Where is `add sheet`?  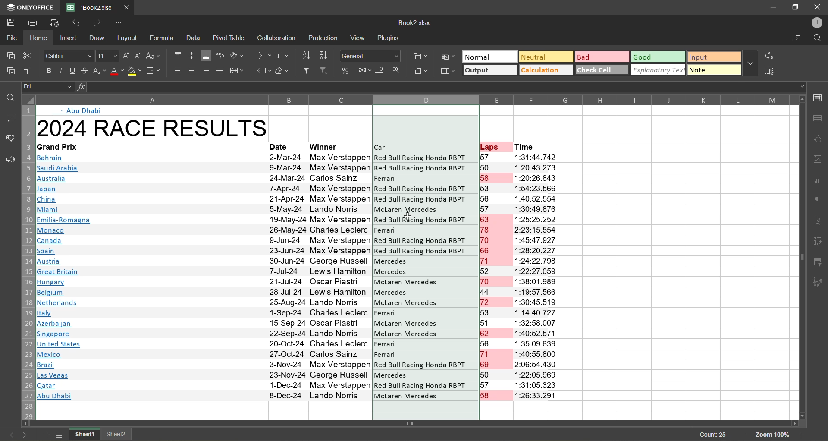 add sheet is located at coordinates (47, 435).